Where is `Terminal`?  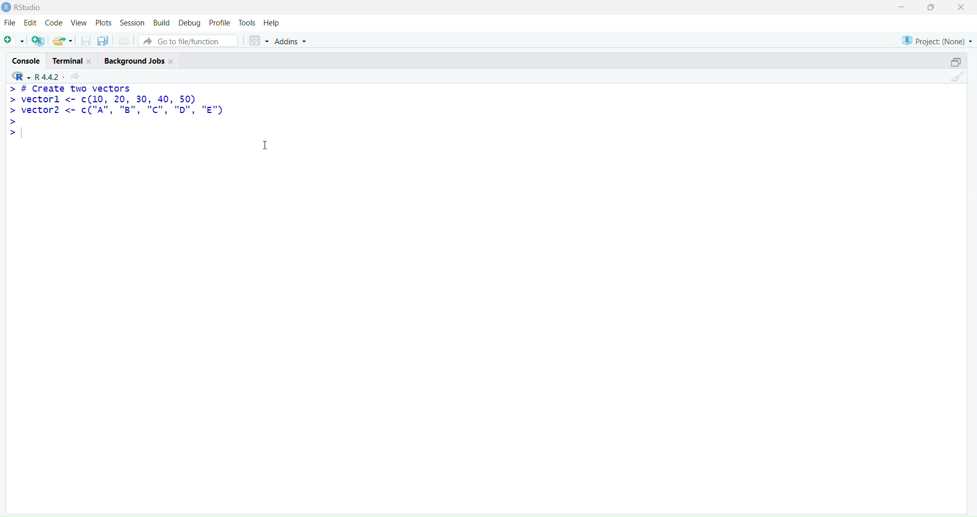
Terminal is located at coordinates (71, 61).